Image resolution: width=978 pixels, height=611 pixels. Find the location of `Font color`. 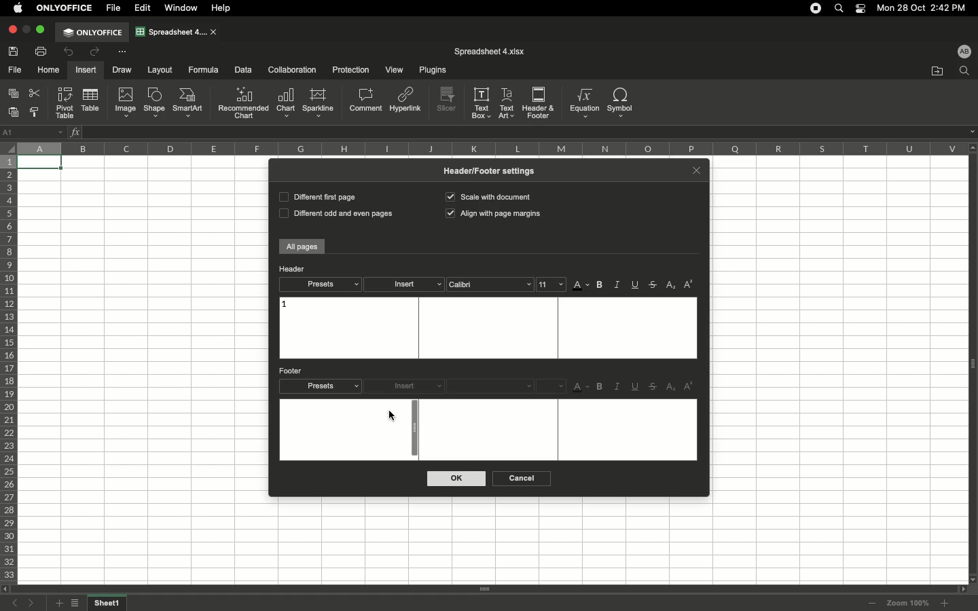

Font color is located at coordinates (581, 286).